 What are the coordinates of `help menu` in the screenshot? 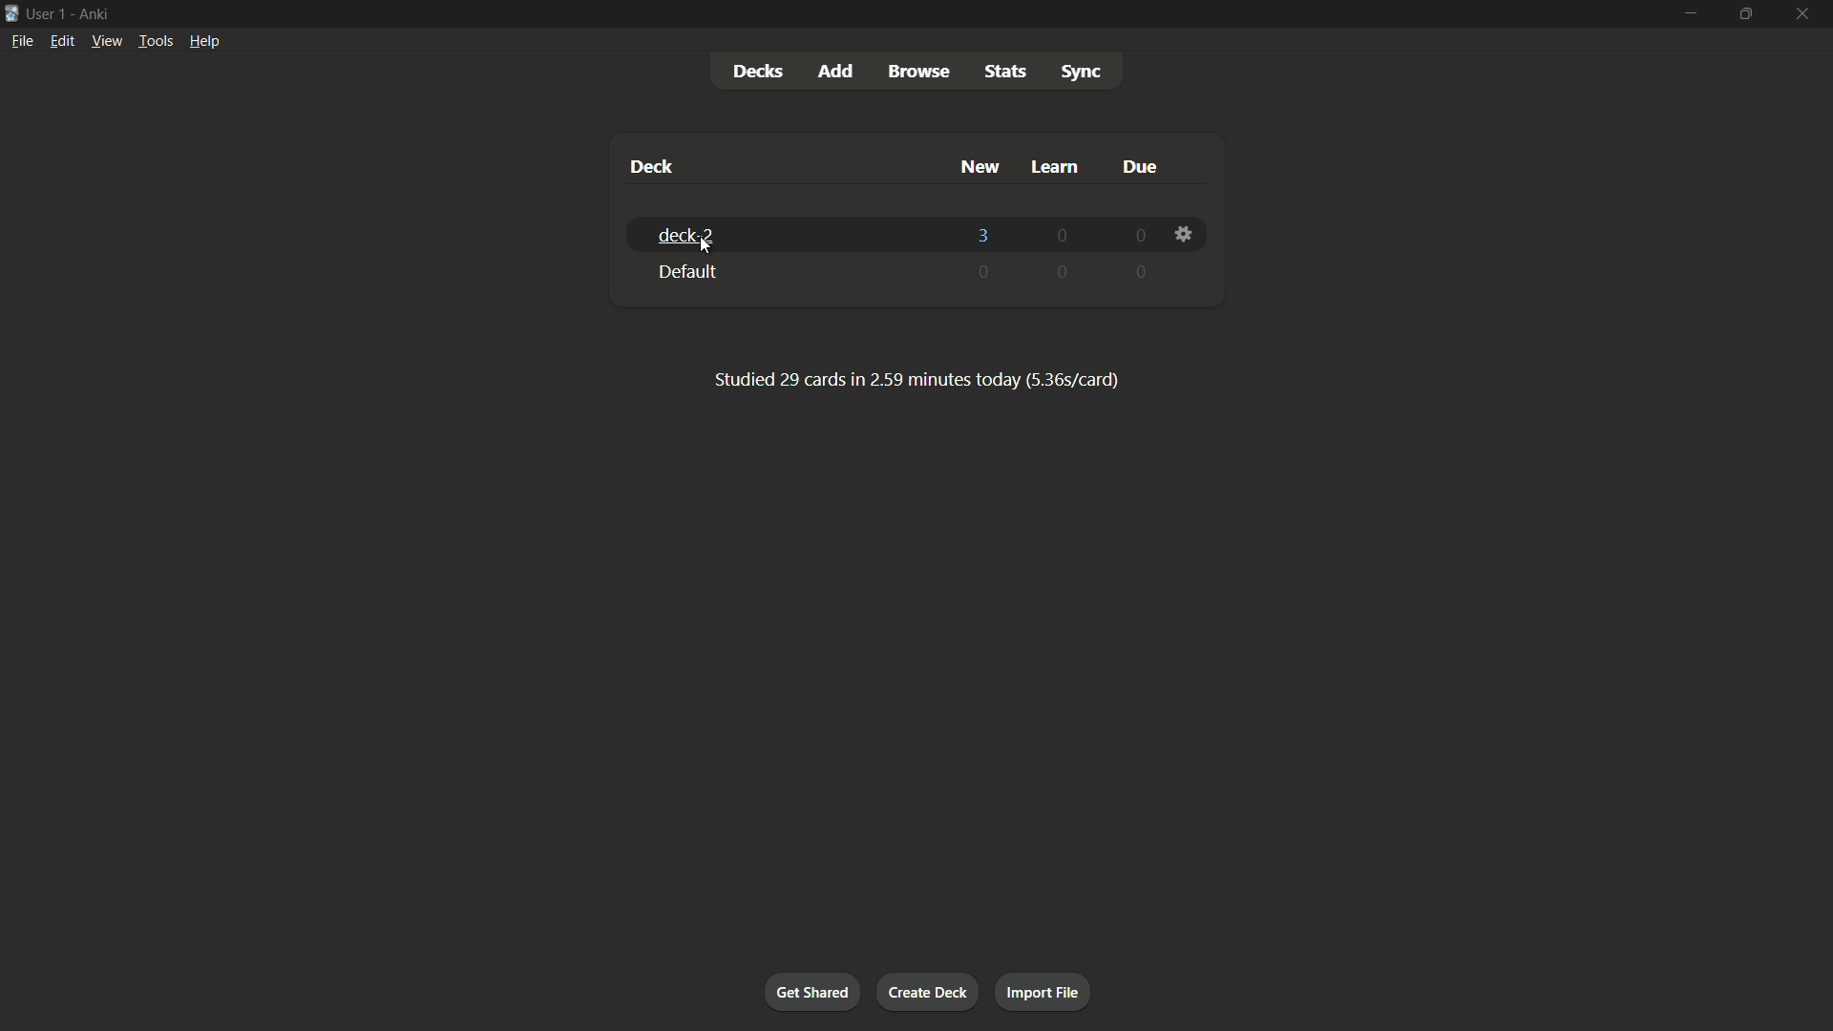 It's located at (206, 40).